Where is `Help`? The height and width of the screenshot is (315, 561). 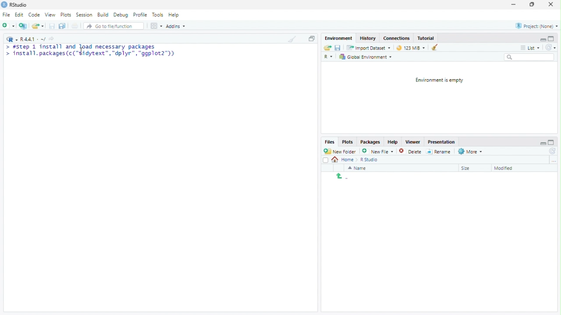 Help is located at coordinates (393, 141).